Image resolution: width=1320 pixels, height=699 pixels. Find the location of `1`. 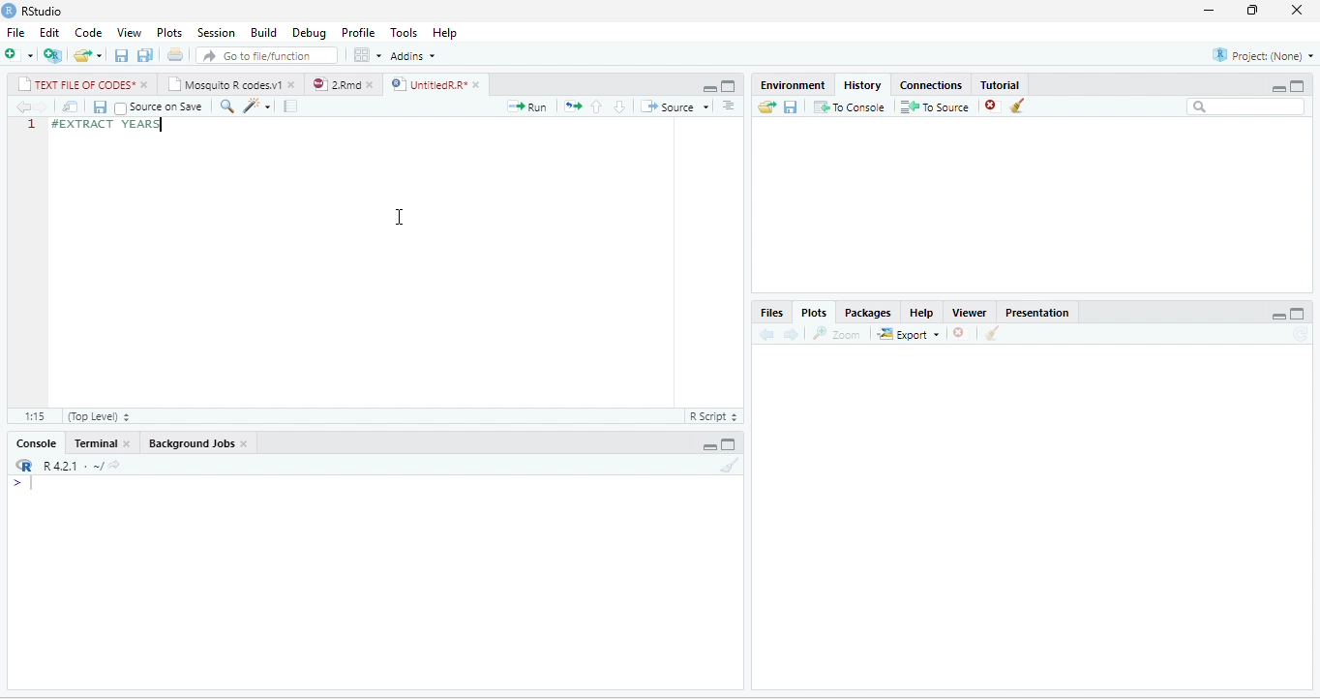

1 is located at coordinates (30, 124).